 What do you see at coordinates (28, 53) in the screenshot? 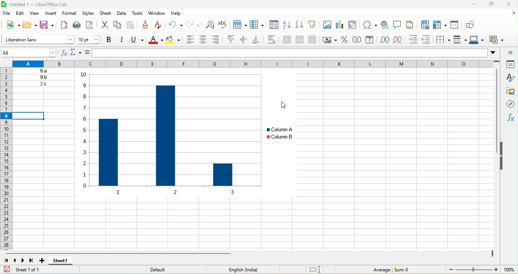
I see `A8` at bounding box center [28, 53].